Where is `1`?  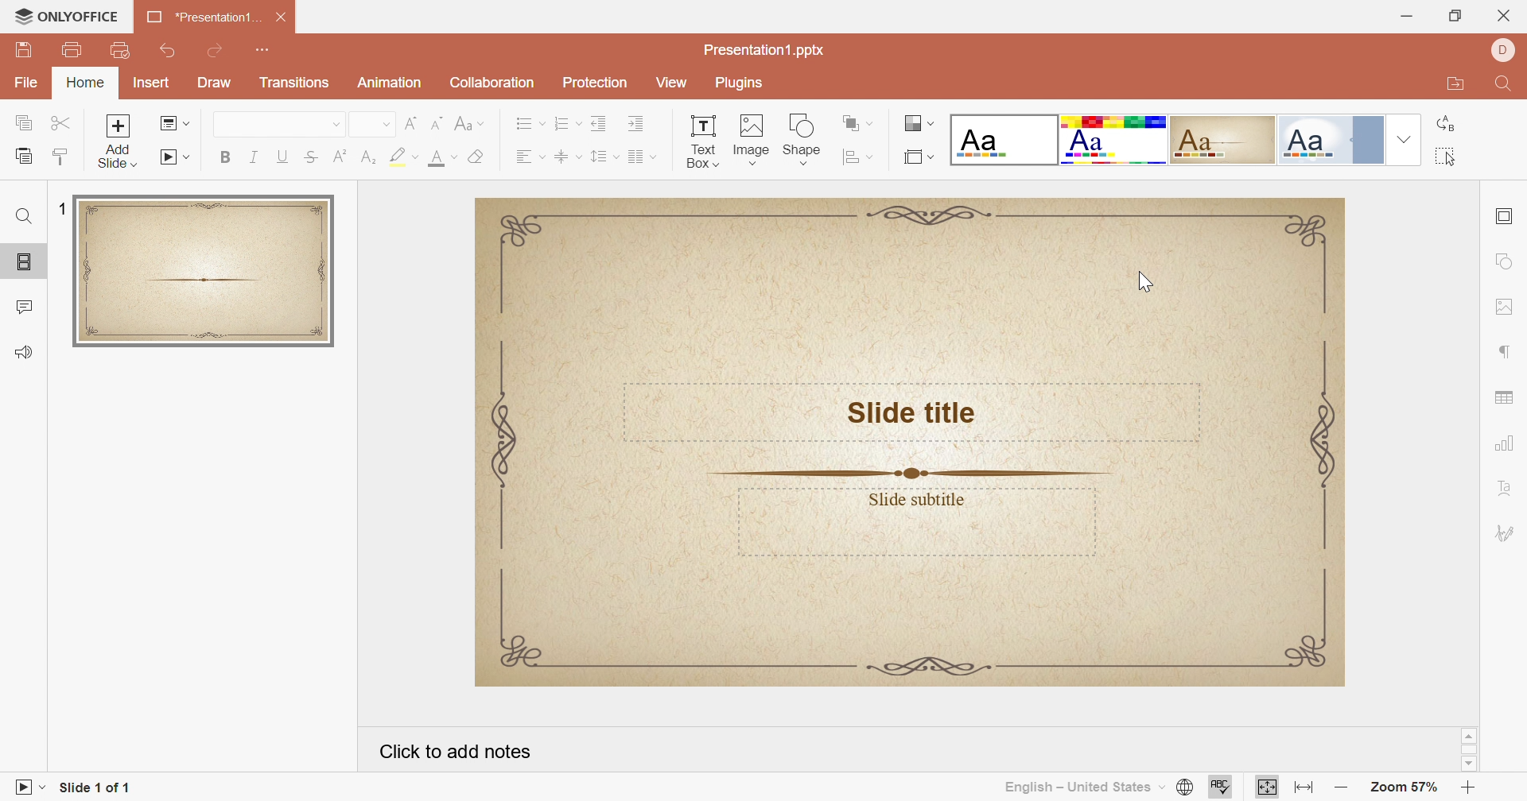
1 is located at coordinates (58, 205).